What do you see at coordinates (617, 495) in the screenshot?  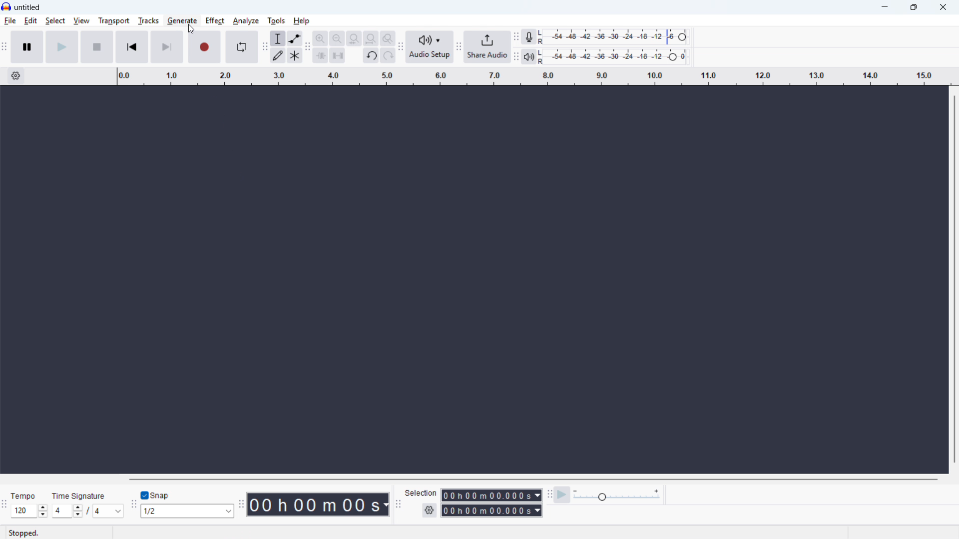 I see `Playback speed ` at bounding box center [617, 495].